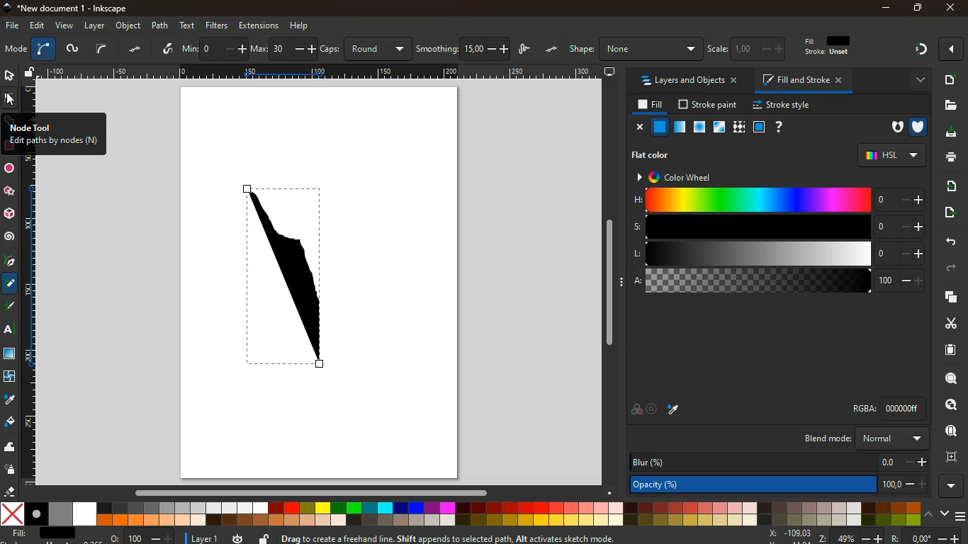 Image resolution: width=968 pixels, height=544 pixels. Describe the element at coordinates (13, 470) in the screenshot. I see `spray` at that location.